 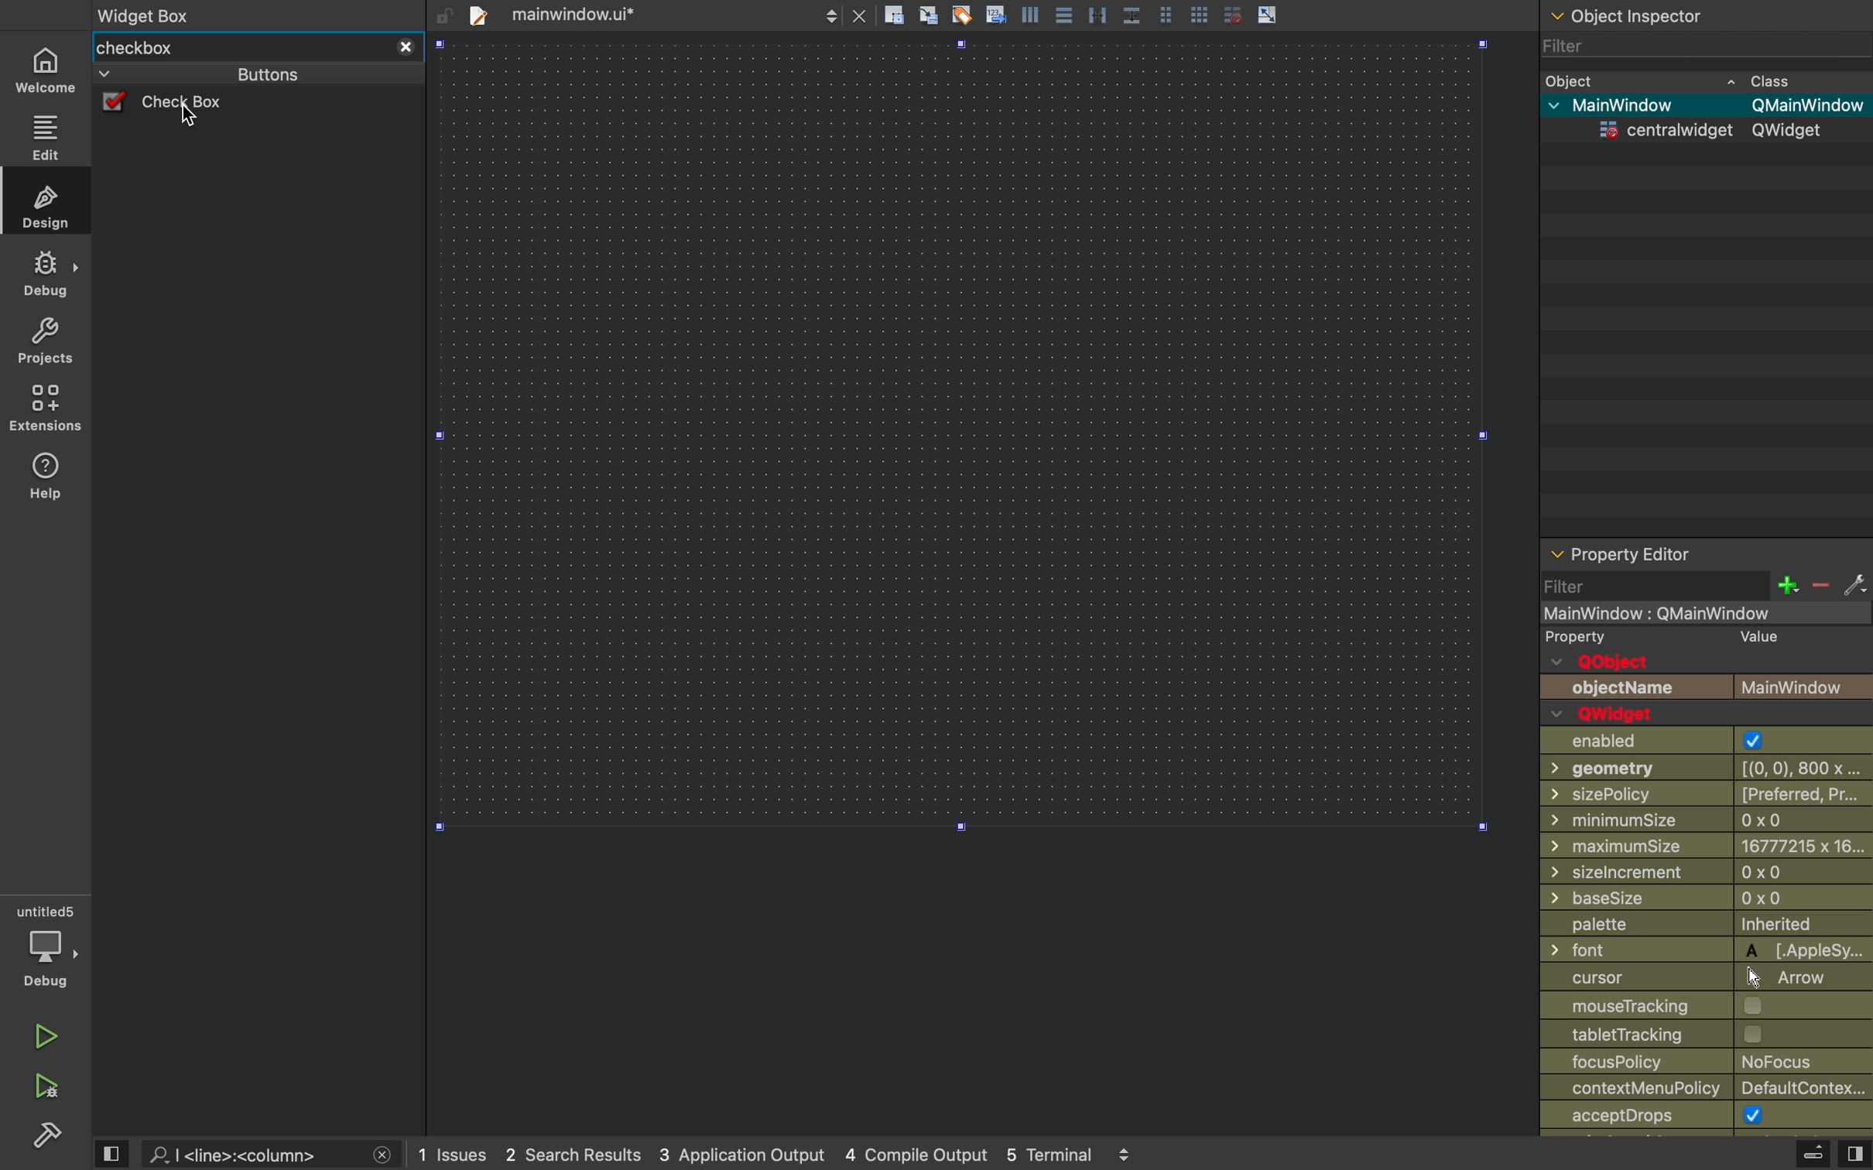 What do you see at coordinates (1621, 662) in the screenshot?
I see `qobject` at bounding box center [1621, 662].